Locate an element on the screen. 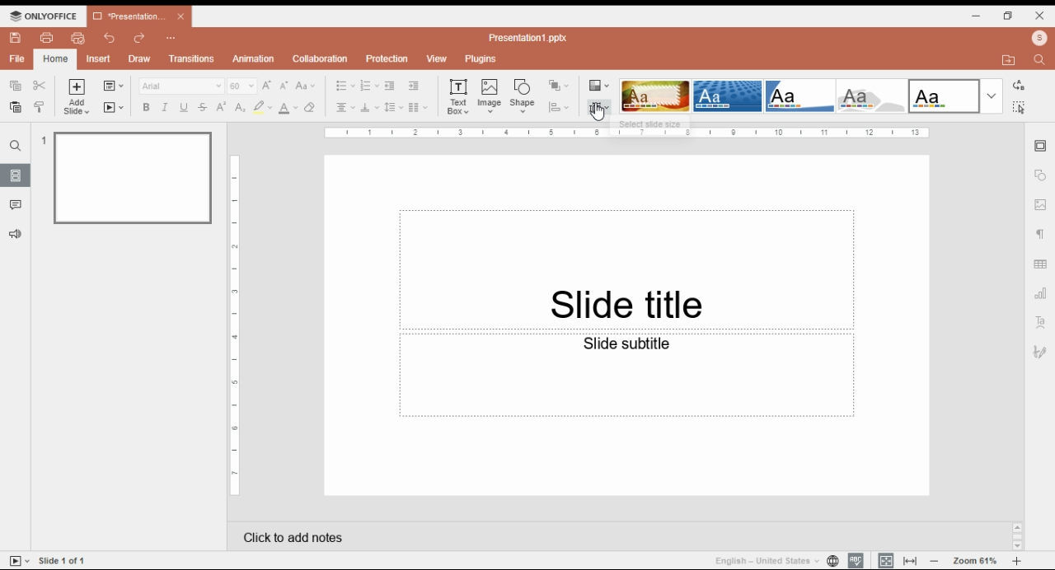 This screenshot has height=570, width=1055. numbering is located at coordinates (369, 86).